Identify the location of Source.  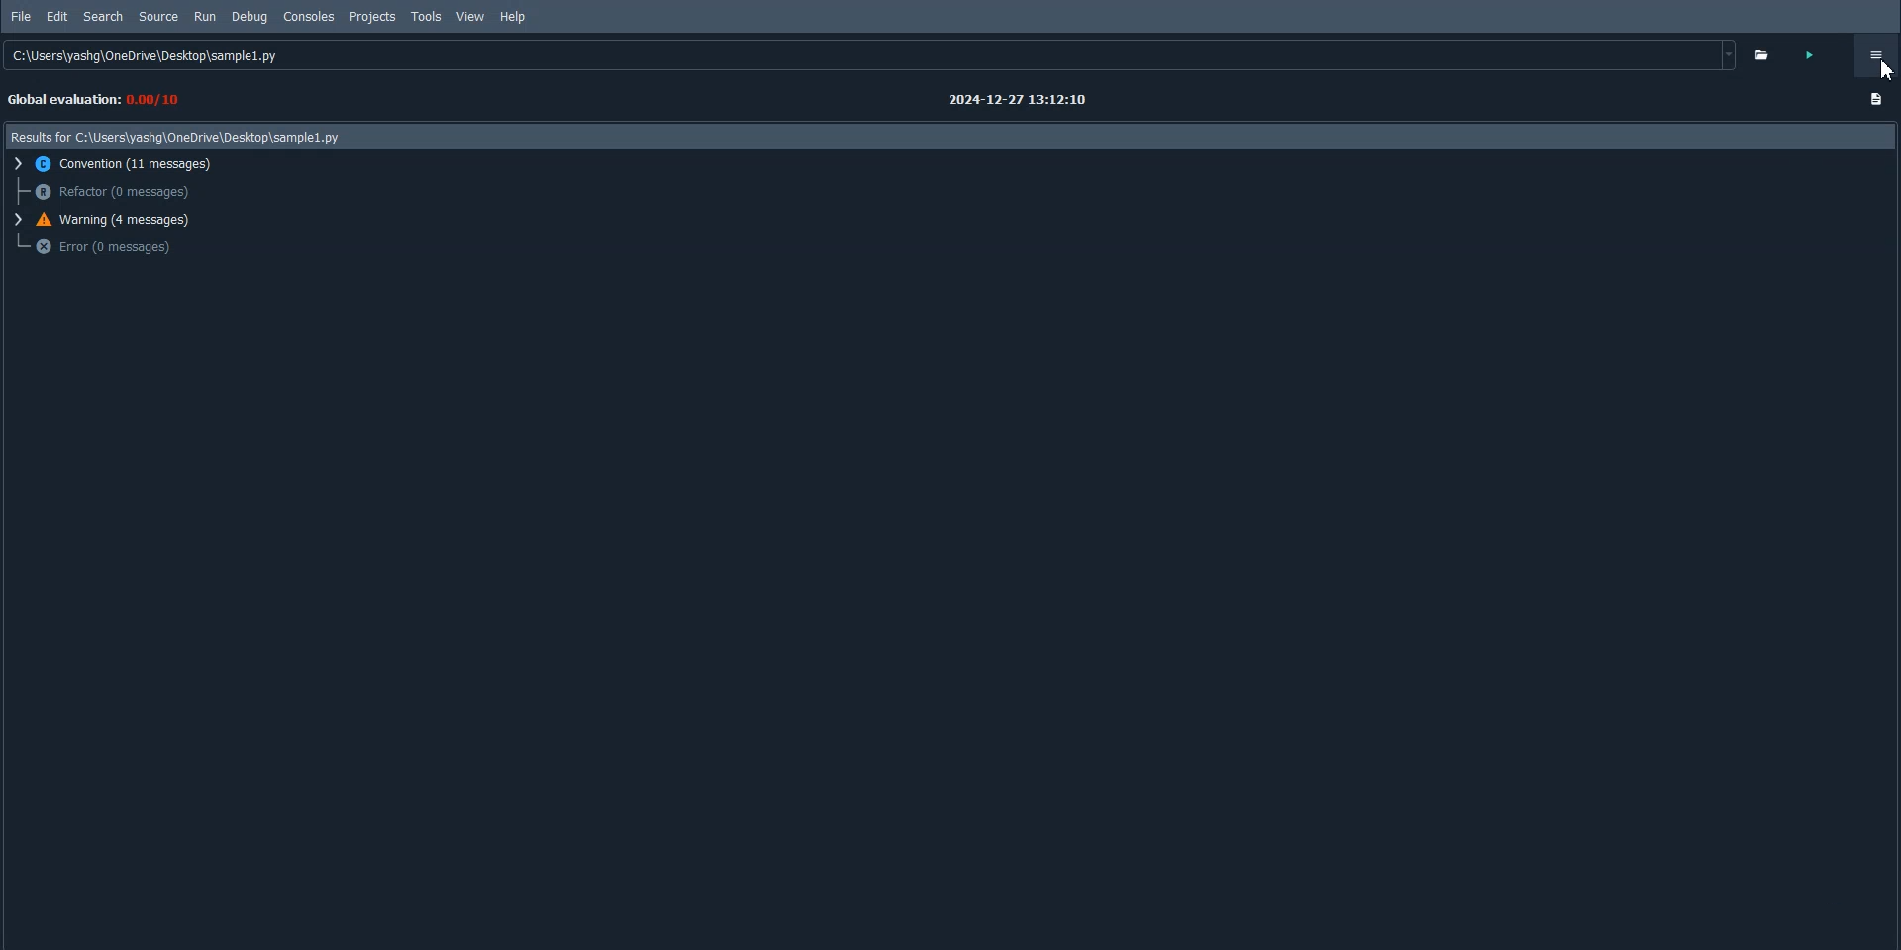
(159, 17).